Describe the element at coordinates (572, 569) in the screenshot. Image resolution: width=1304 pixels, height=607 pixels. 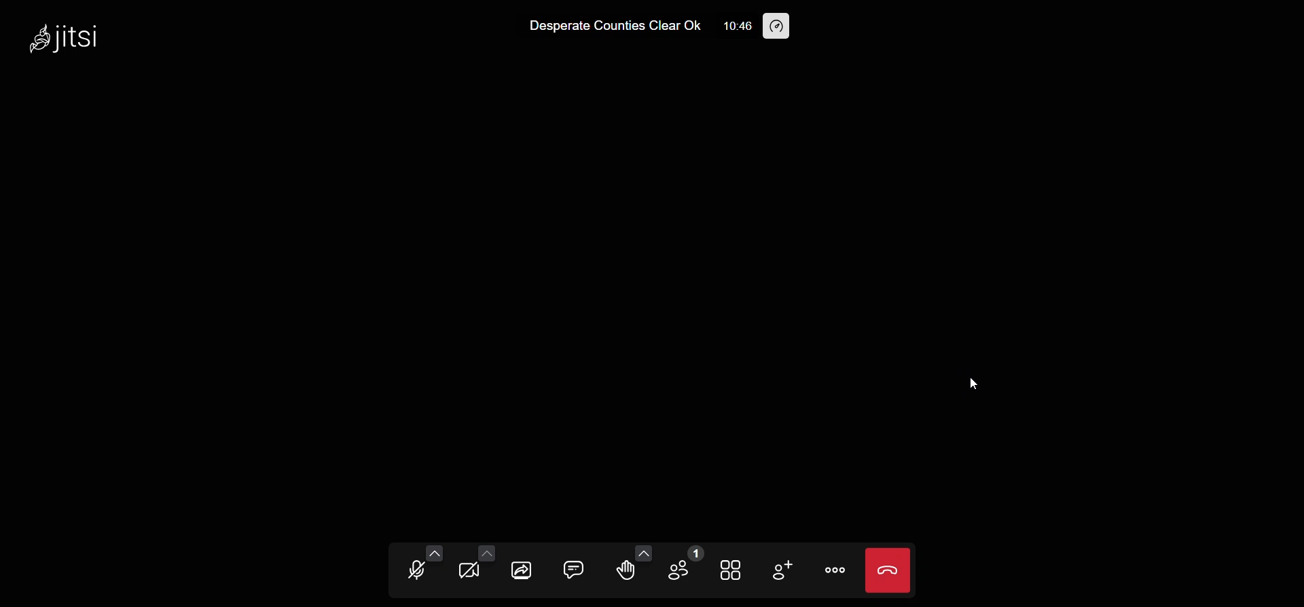
I see `chat` at that location.